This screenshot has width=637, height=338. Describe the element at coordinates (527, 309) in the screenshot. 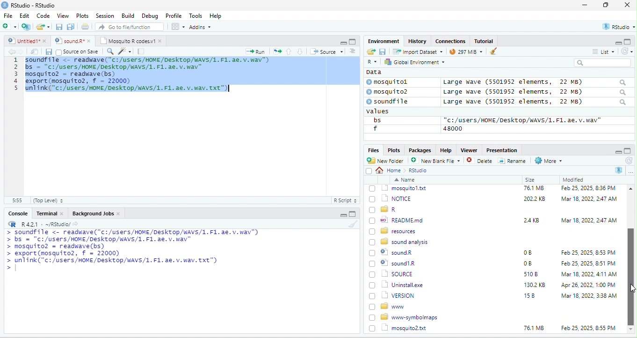

I see `0B` at that location.